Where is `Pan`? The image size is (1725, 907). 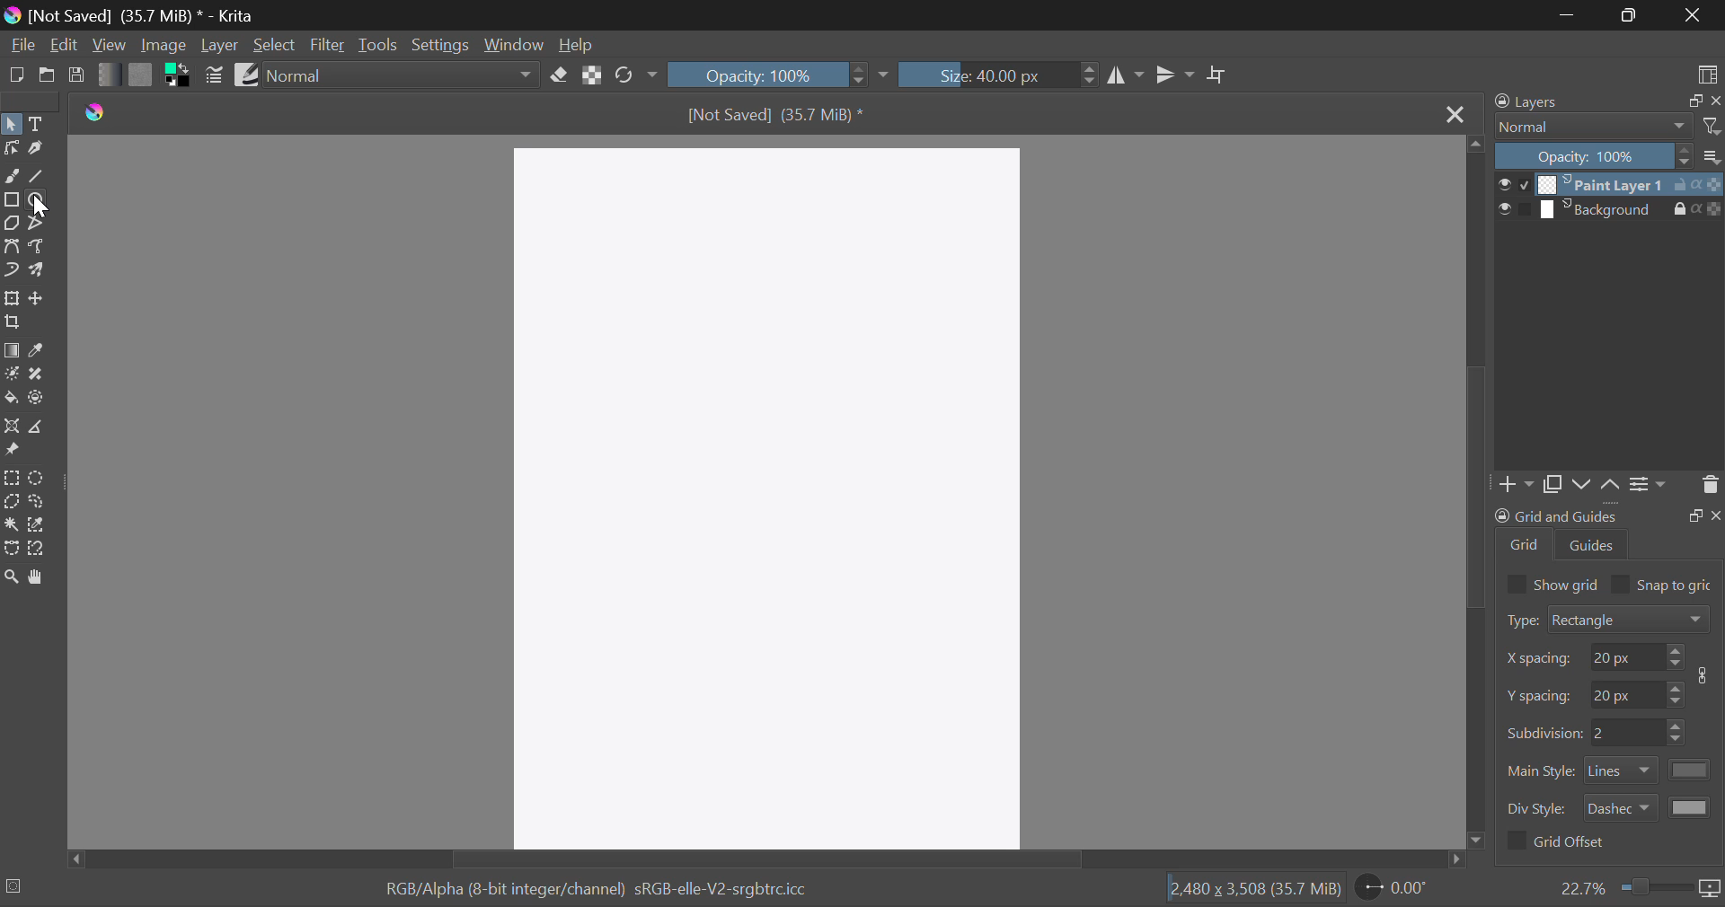
Pan is located at coordinates (38, 577).